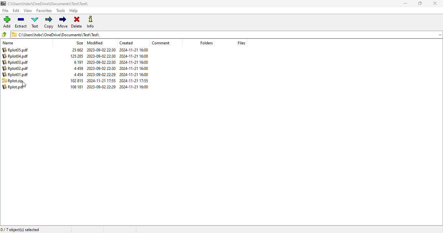  What do you see at coordinates (76, 68) in the screenshot?
I see `Rplot02.pdf 4459 2023-09-02 22:30 2024-11-21 16:00` at bounding box center [76, 68].